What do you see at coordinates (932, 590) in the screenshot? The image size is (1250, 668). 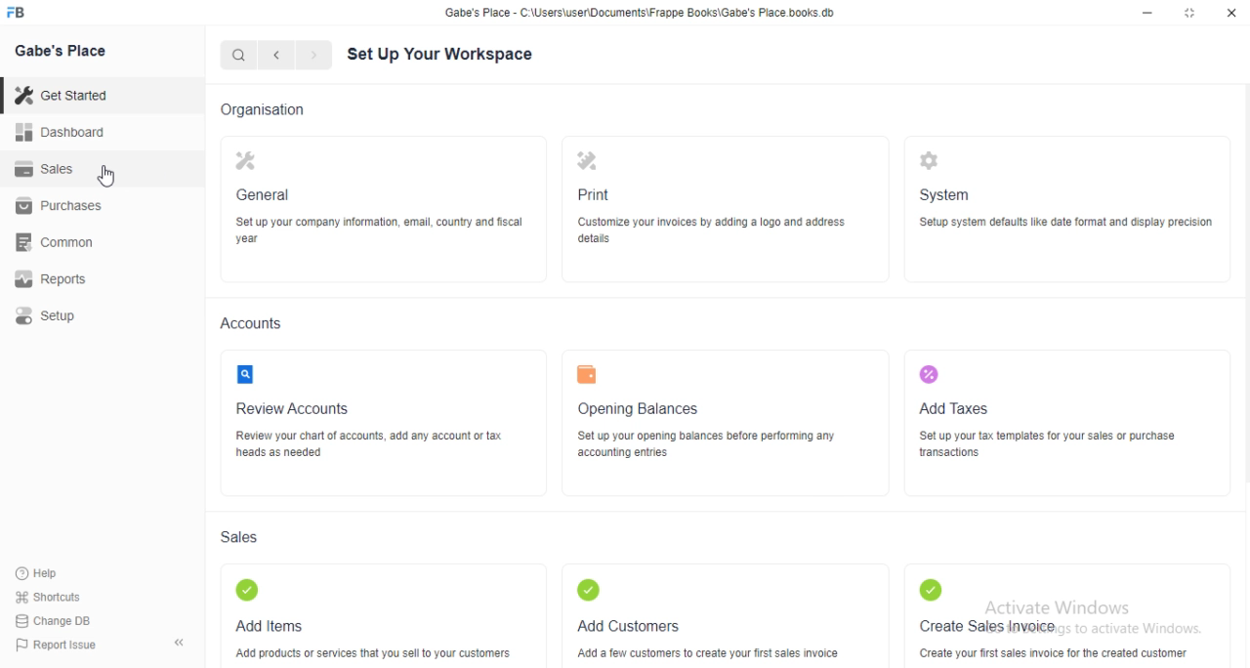 I see `done icon` at bounding box center [932, 590].